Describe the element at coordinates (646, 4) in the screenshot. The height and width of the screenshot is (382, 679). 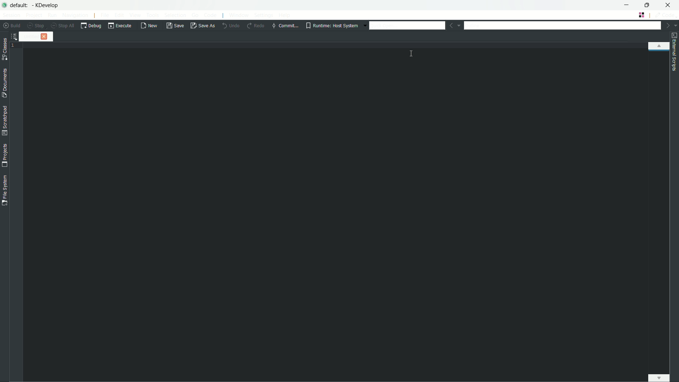
I see `maximize or restore` at that location.